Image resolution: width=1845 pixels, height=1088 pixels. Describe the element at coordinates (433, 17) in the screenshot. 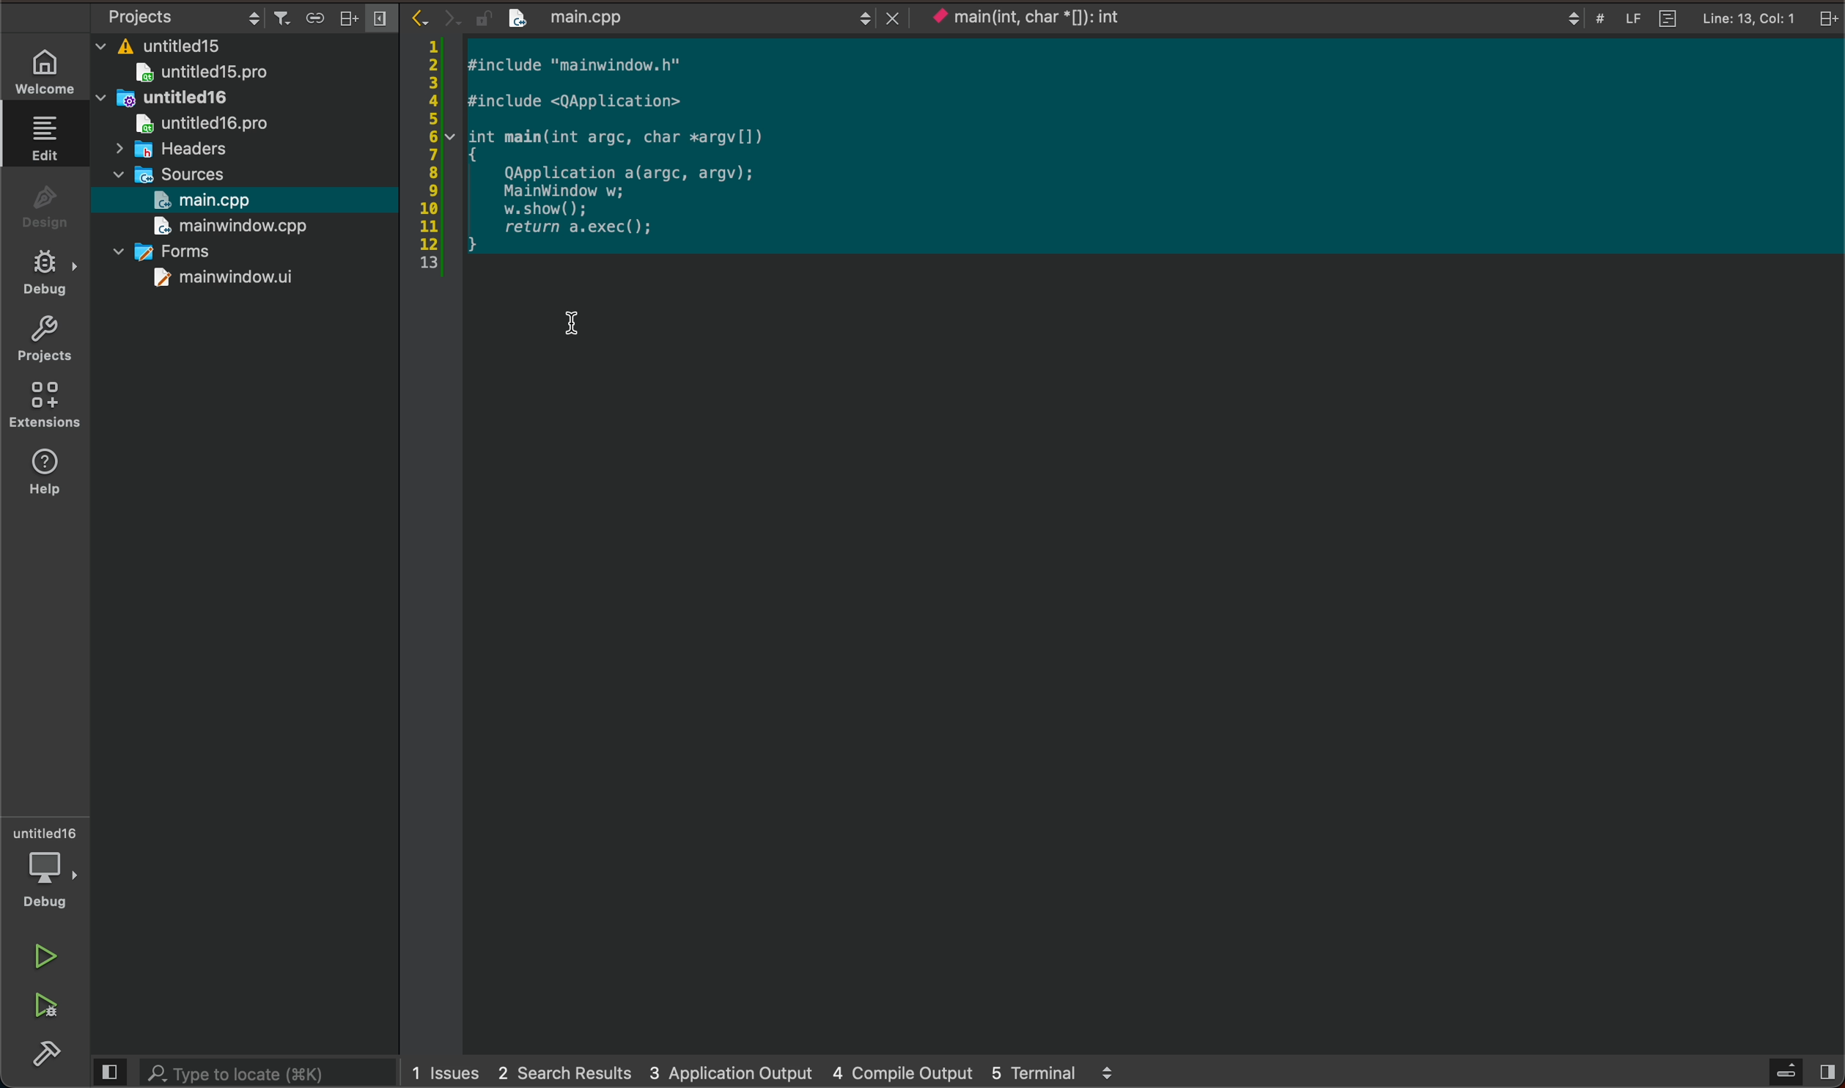

I see `arrow icons` at that location.